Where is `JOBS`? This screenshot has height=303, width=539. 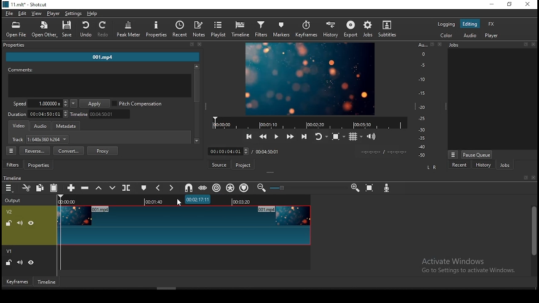 JOBS is located at coordinates (491, 45).